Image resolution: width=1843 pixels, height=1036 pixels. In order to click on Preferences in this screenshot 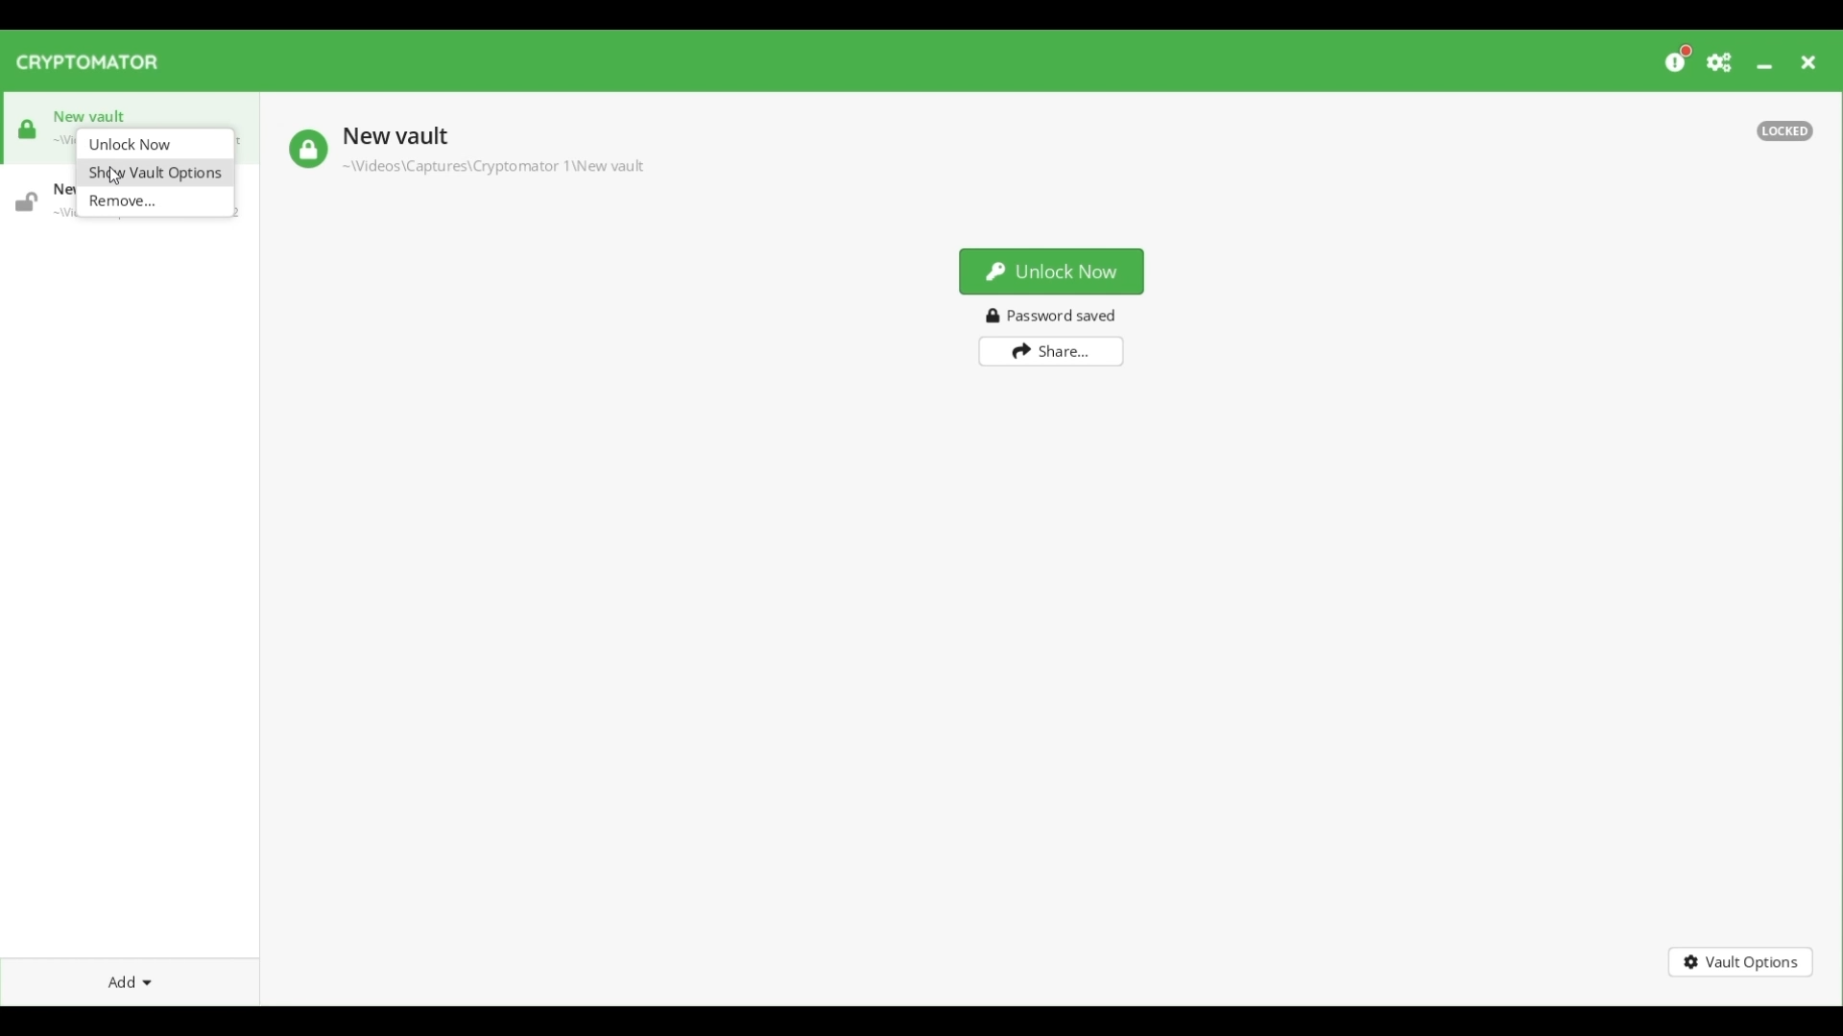, I will do `click(1720, 62)`.